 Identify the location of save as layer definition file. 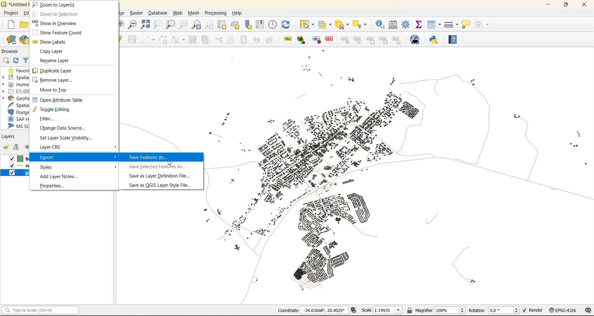
(159, 177).